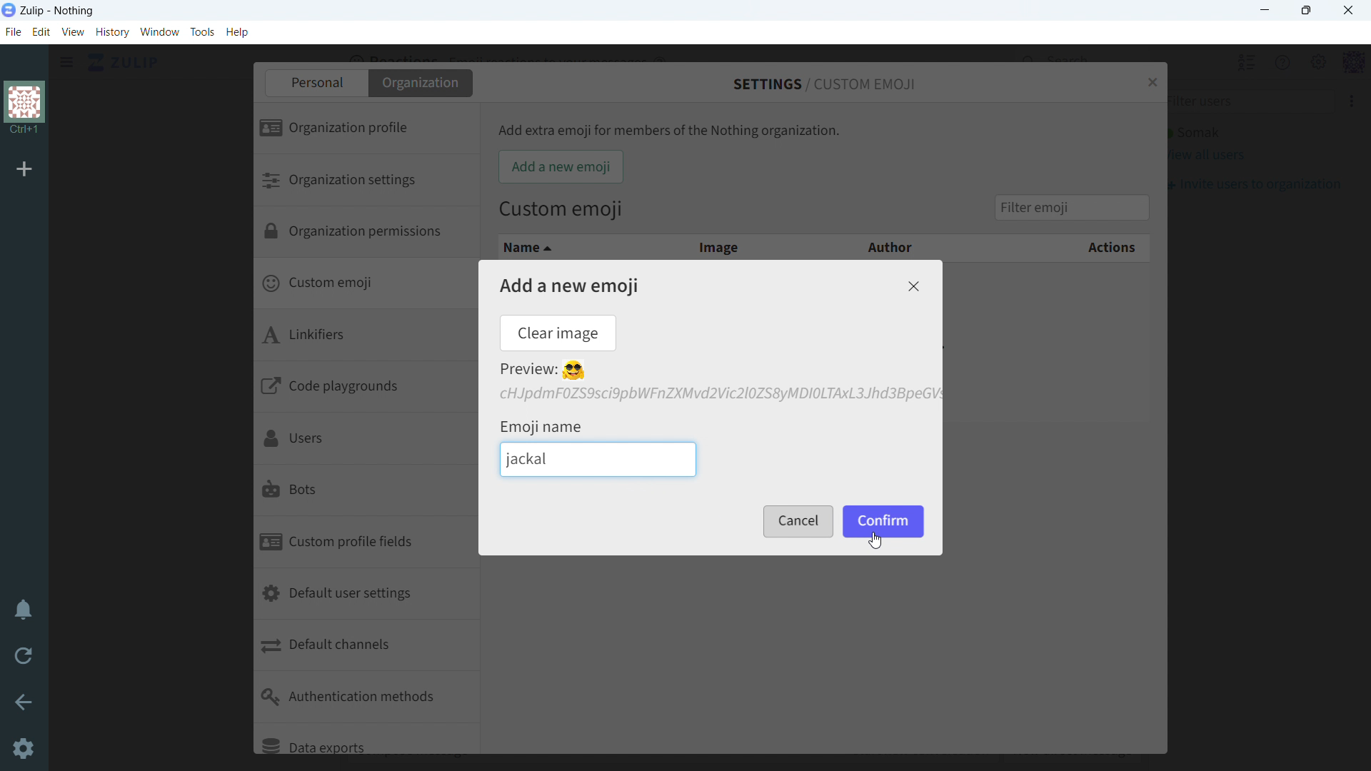 Image resolution: width=1371 pixels, height=771 pixels. What do you see at coordinates (315, 83) in the screenshot?
I see `personal` at bounding box center [315, 83].